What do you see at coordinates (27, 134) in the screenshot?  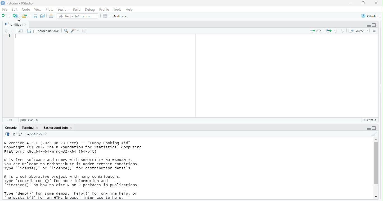 I see `R 4.2.1 . ~/RStudio` at bounding box center [27, 134].